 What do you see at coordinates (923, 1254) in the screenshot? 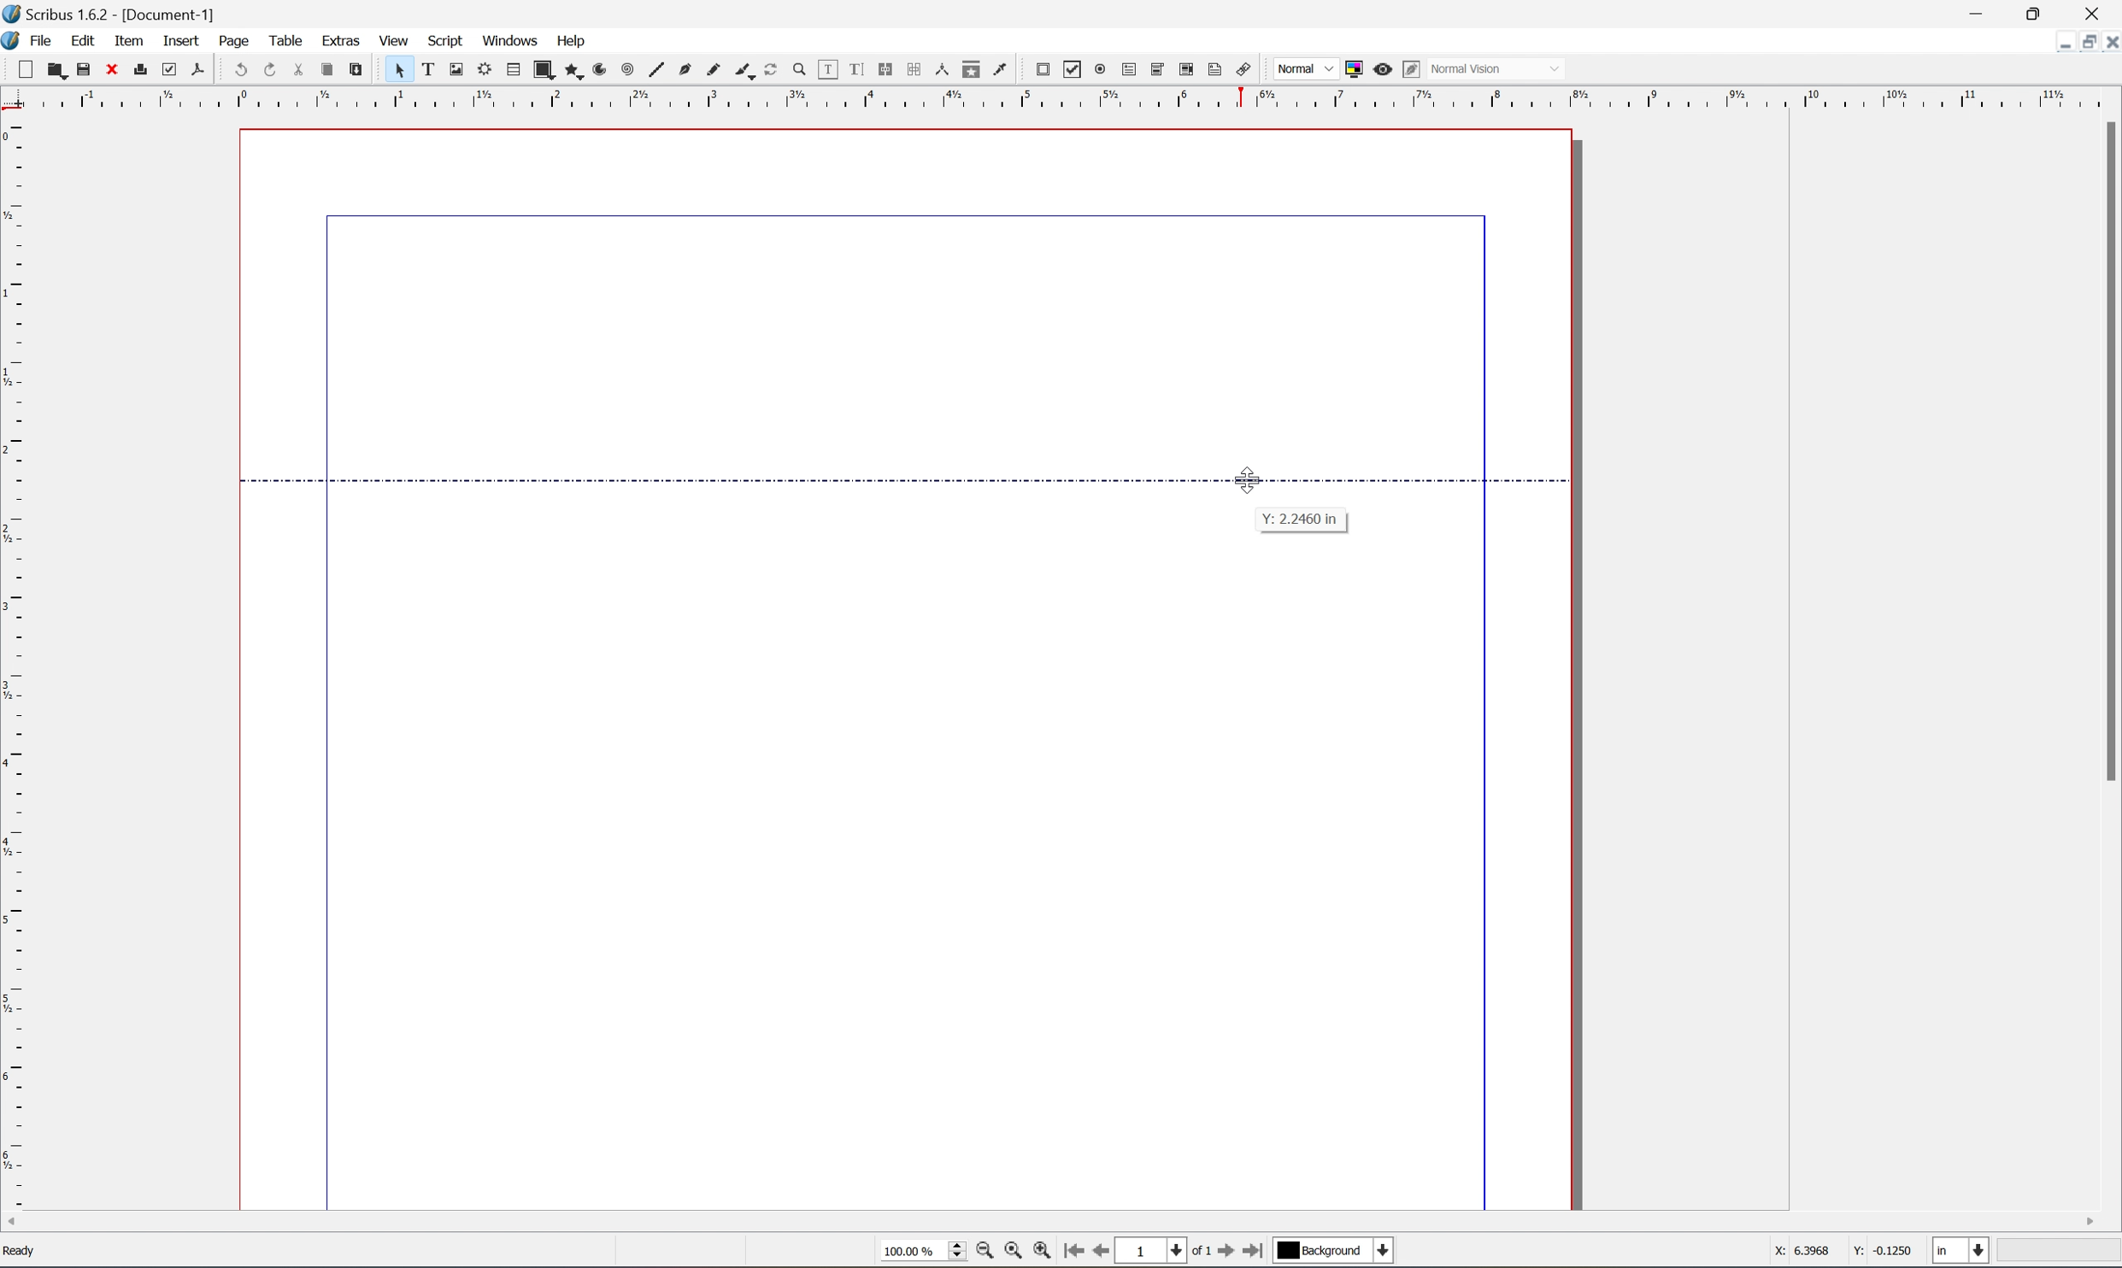
I see `select current zoom level` at bounding box center [923, 1254].